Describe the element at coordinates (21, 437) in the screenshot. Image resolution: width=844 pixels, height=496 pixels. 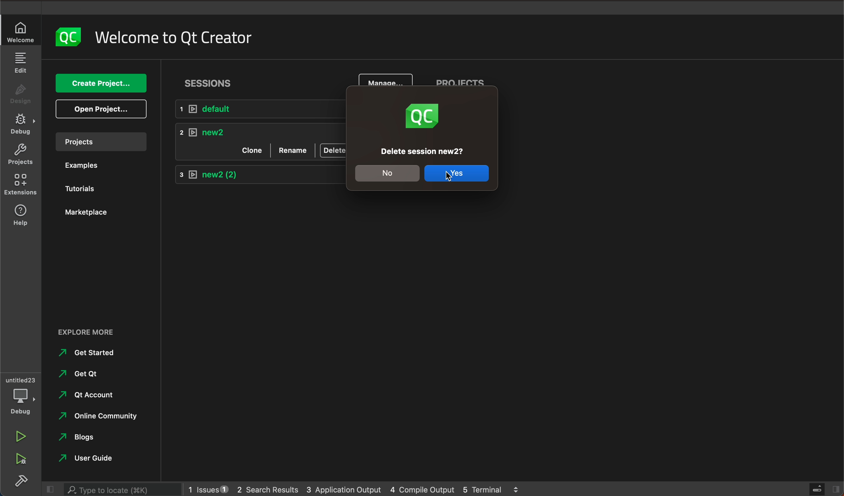
I see `run` at that location.